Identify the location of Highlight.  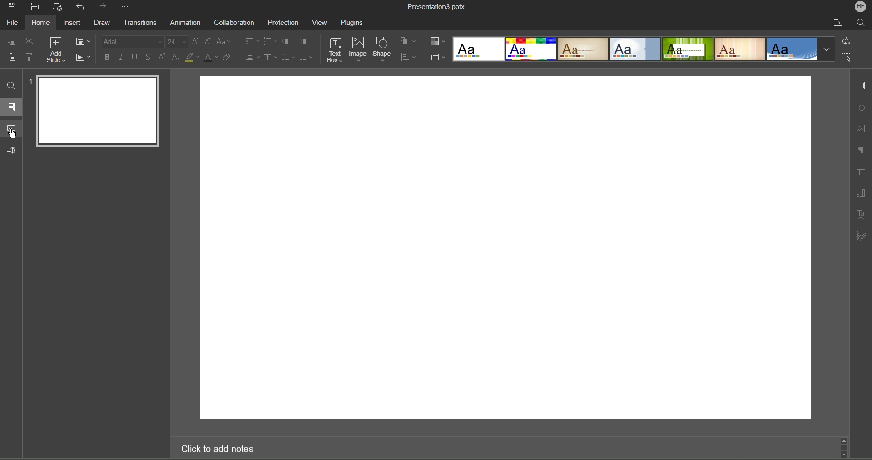
(191, 58).